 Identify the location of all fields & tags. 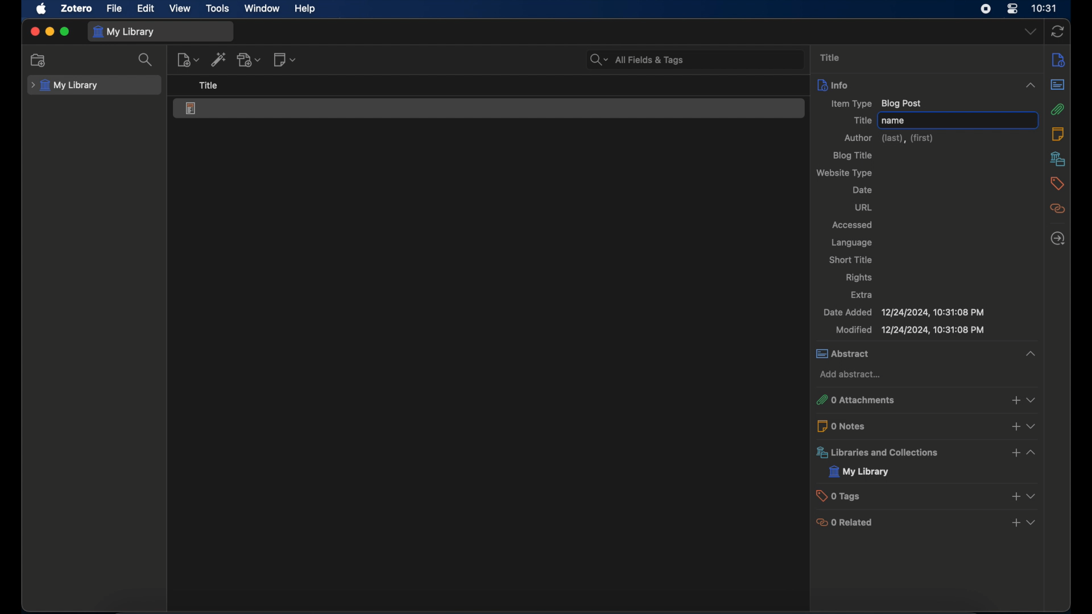
(638, 60).